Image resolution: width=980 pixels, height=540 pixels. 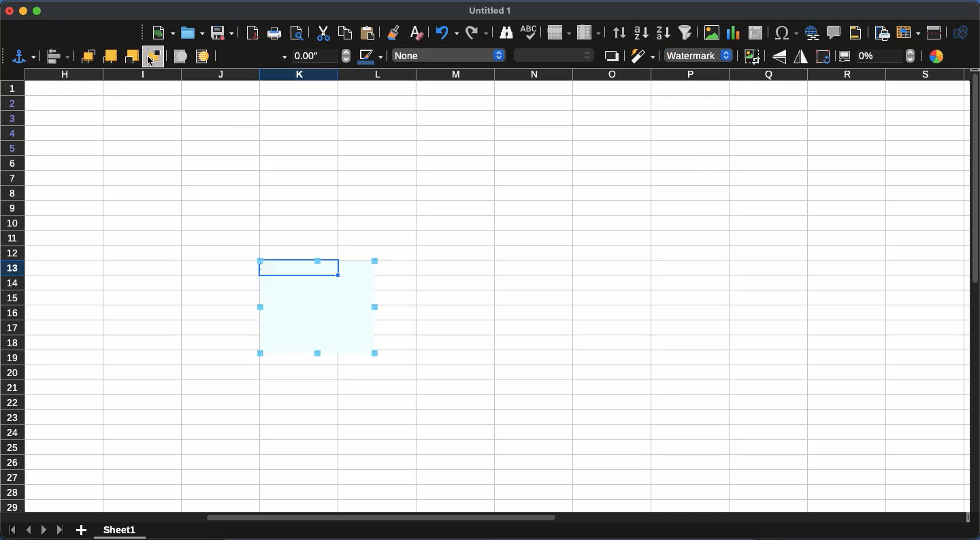 What do you see at coordinates (934, 33) in the screenshot?
I see `split window` at bounding box center [934, 33].